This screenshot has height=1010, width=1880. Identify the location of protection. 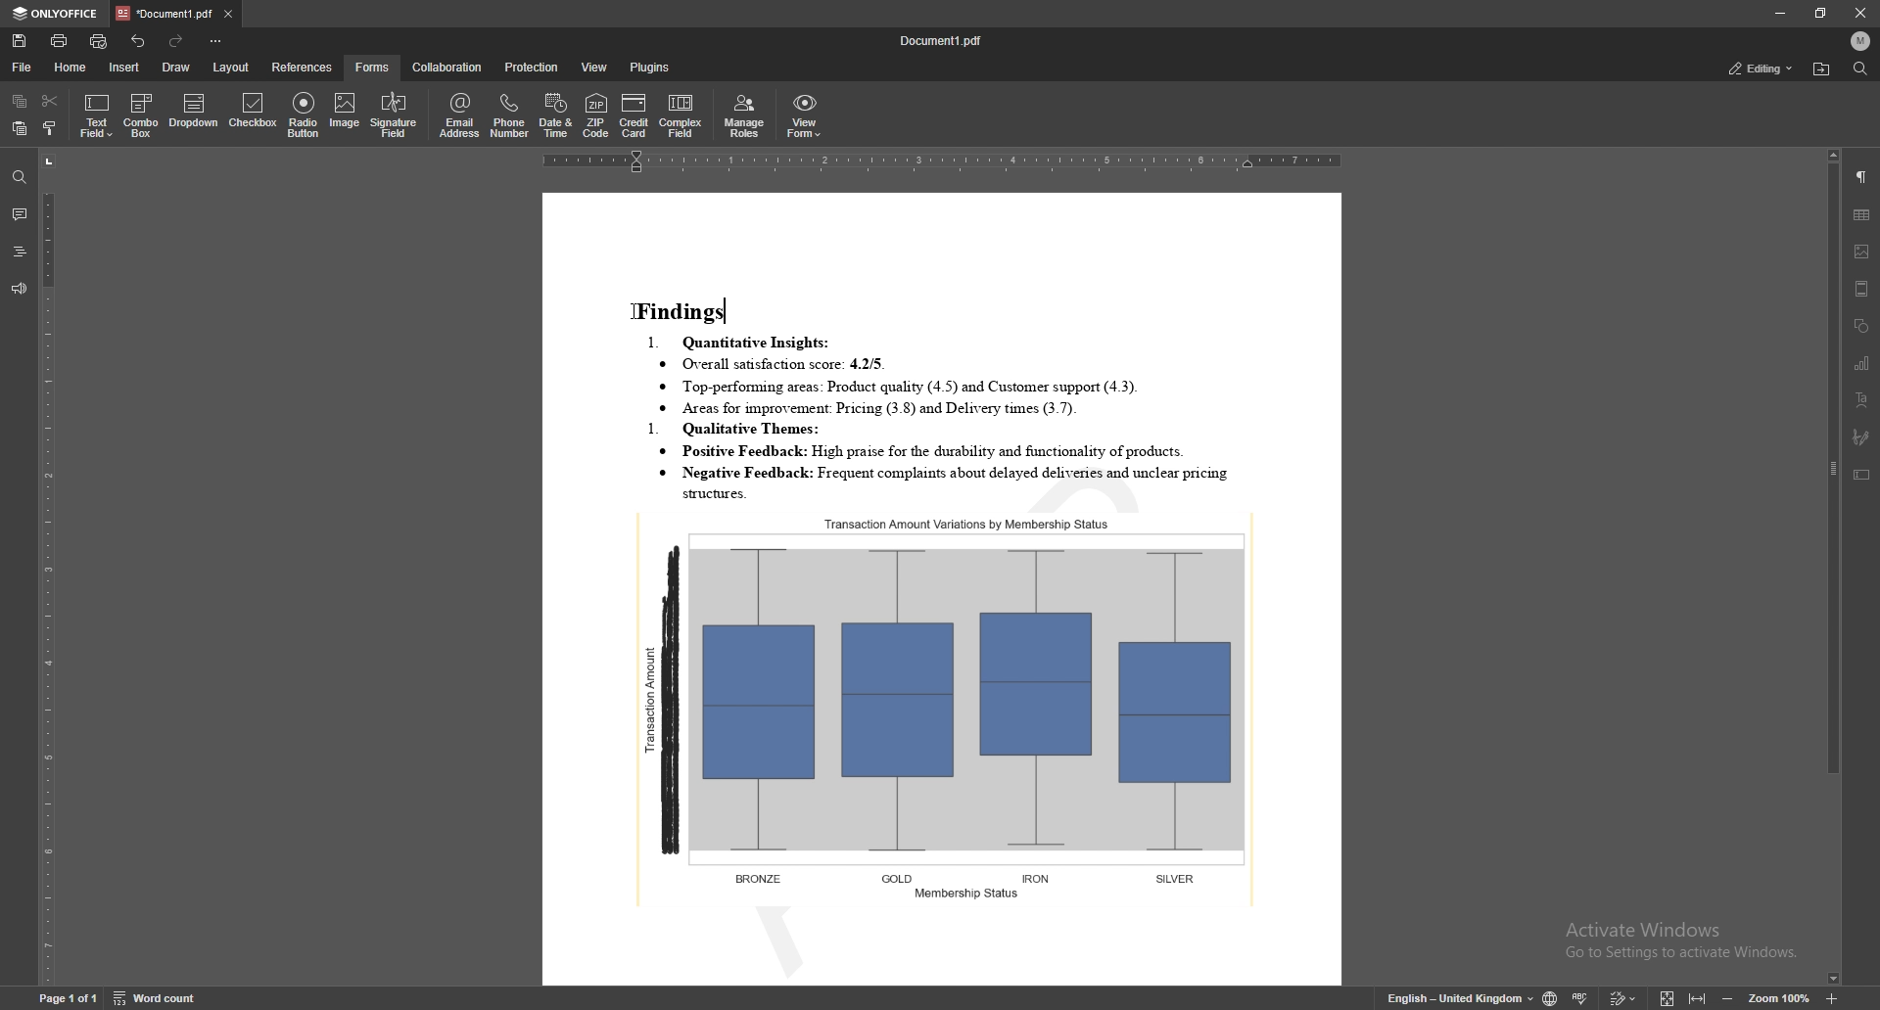
(533, 68).